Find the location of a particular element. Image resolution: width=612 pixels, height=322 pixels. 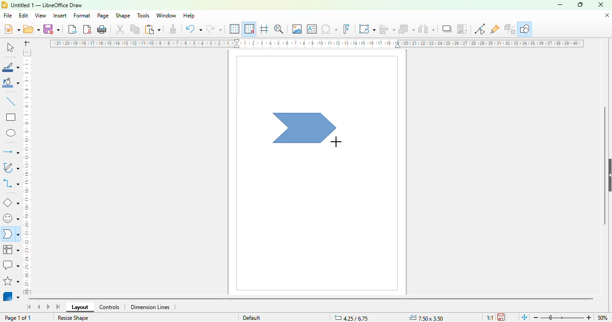

scroll to first sheet is located at coordinates (30, 307).